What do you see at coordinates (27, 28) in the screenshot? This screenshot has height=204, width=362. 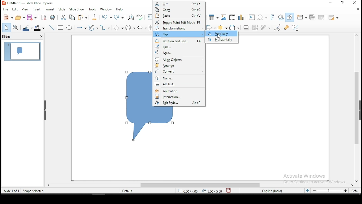 I see `line color` at bounding box center [27, 28].